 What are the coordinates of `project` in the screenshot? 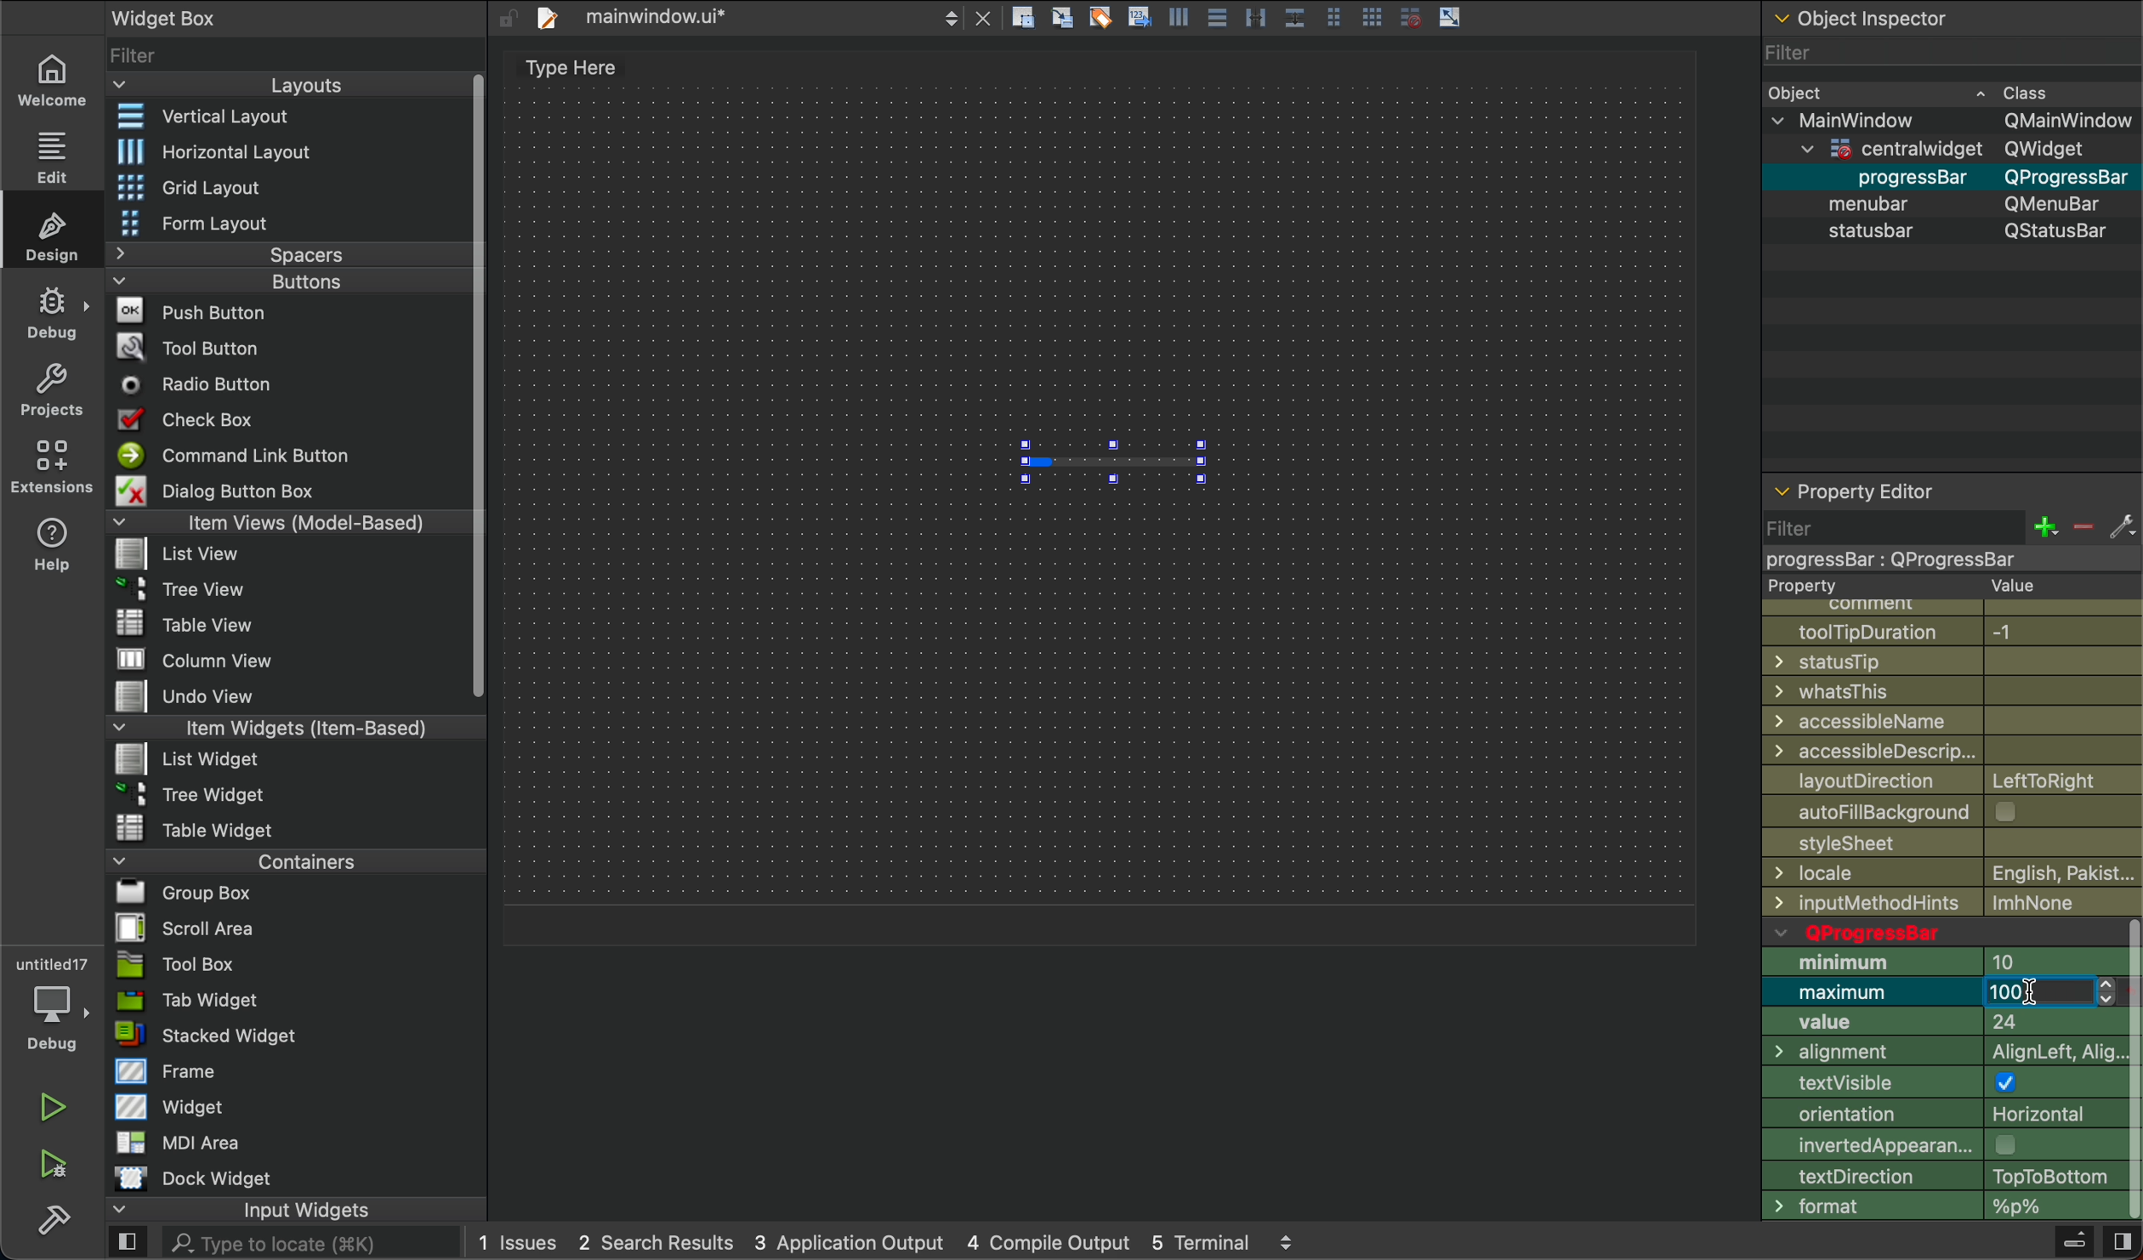 It's located at (54, 389).